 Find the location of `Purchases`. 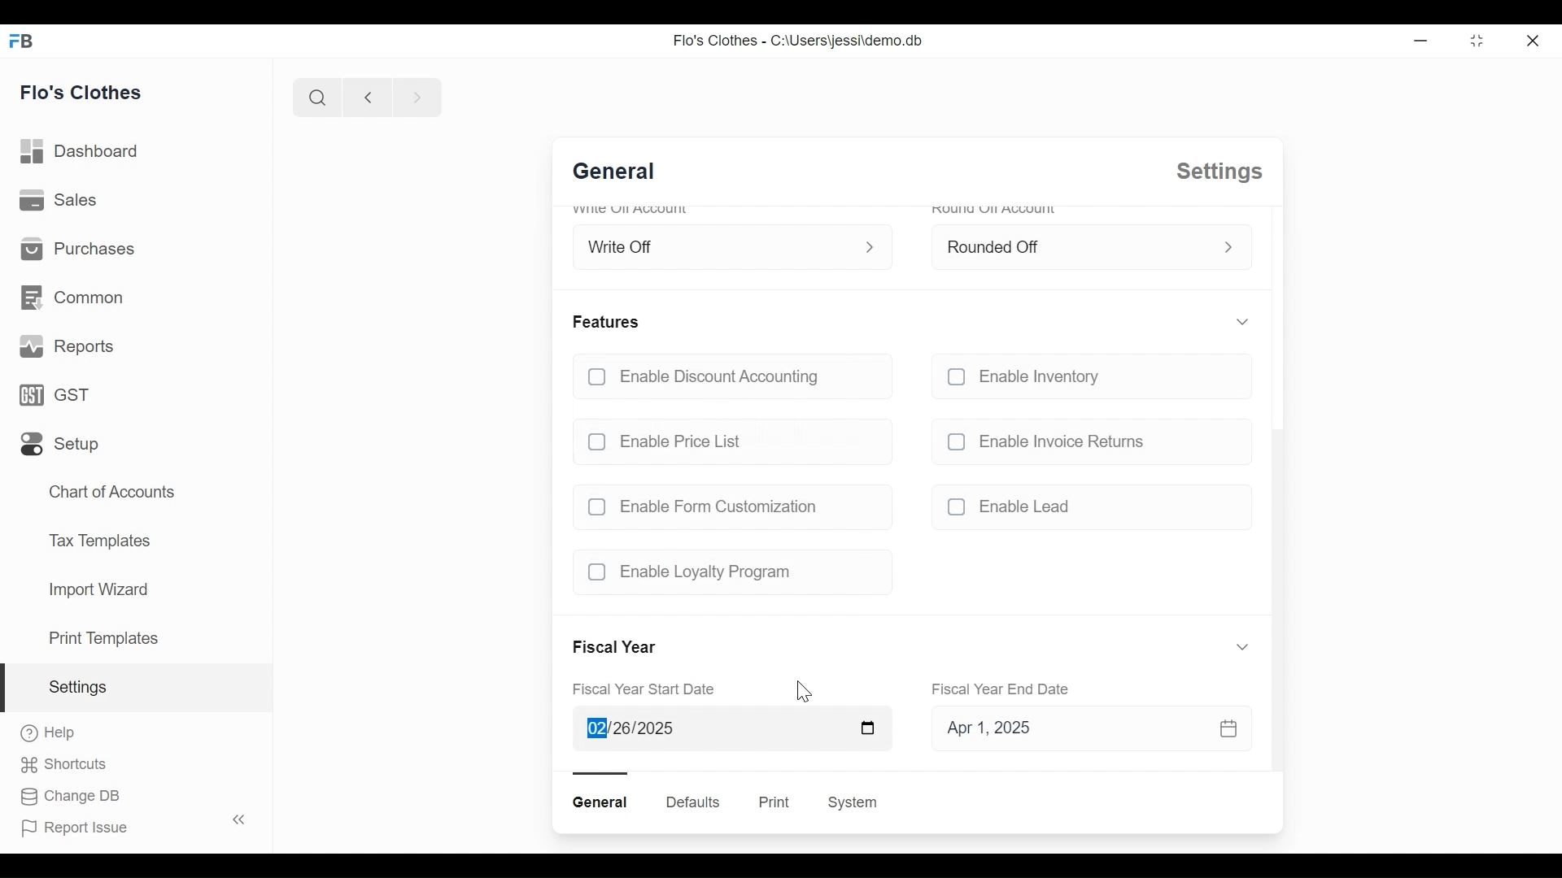

Purchases is located at coordinates (76, 250).